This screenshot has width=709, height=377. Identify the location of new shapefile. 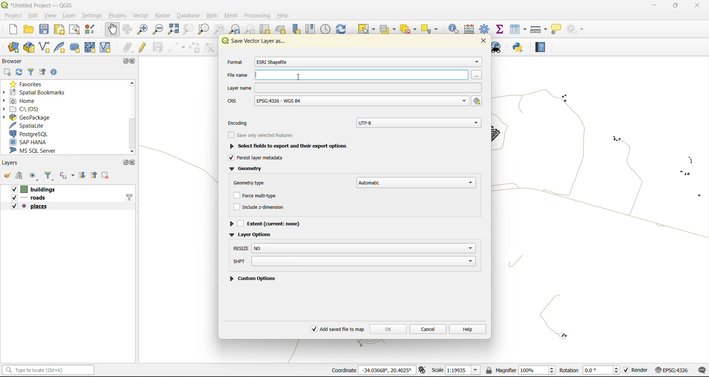
(45, 46).